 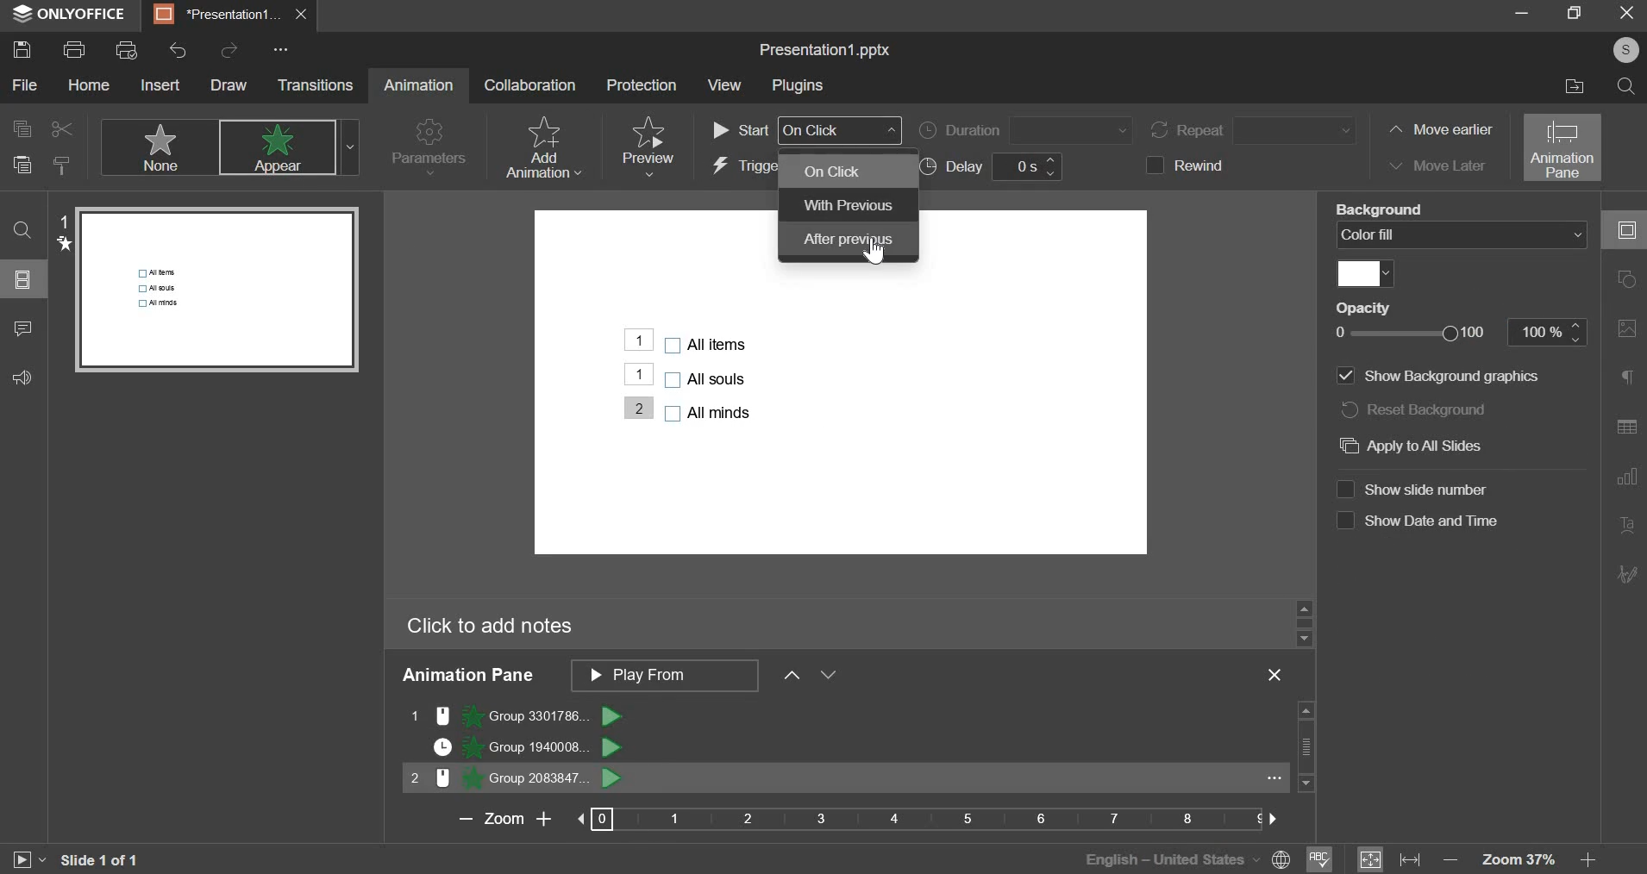 What do you see at coordinates (1180, 858) in the screenshot?
I see `English - united states` at bounding box center [1180, 858].